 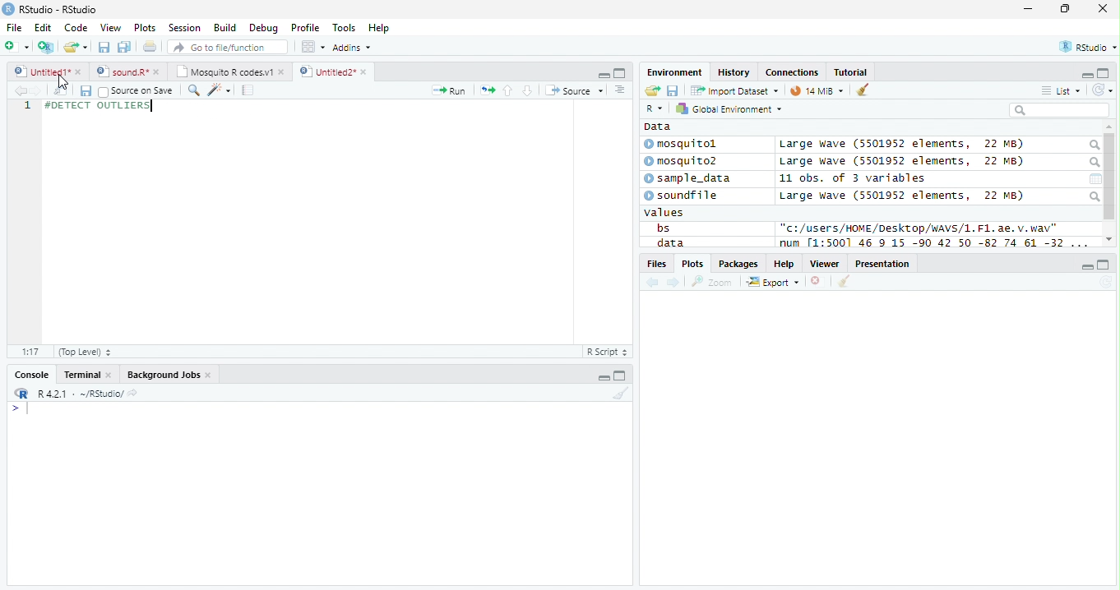 I want to click on go forward, so click(x=674, y=283).